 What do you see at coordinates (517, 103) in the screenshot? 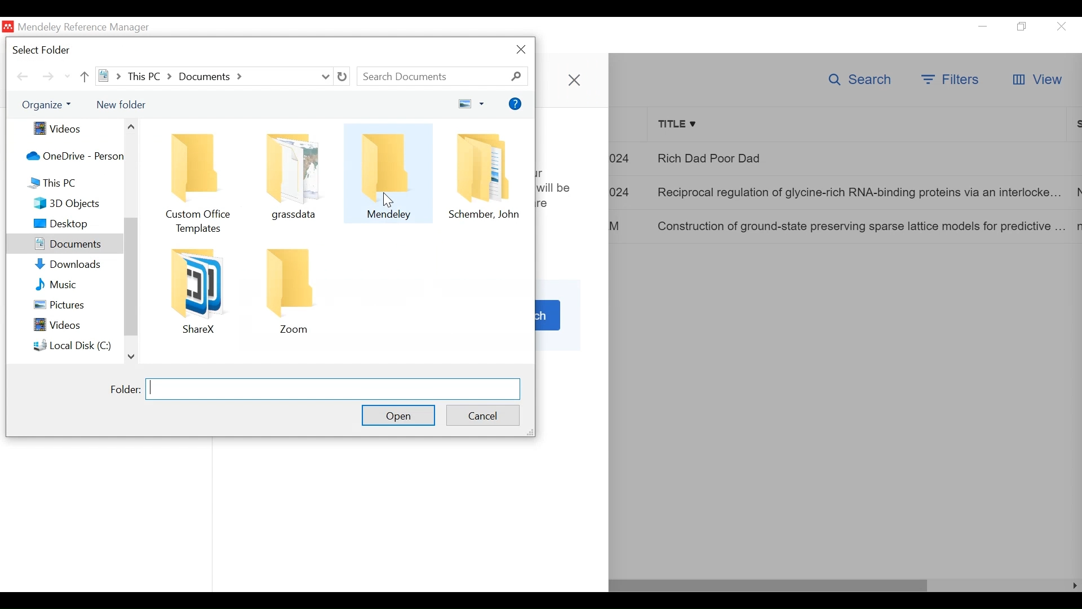
I see `Help` at bounding box center [517, 103].